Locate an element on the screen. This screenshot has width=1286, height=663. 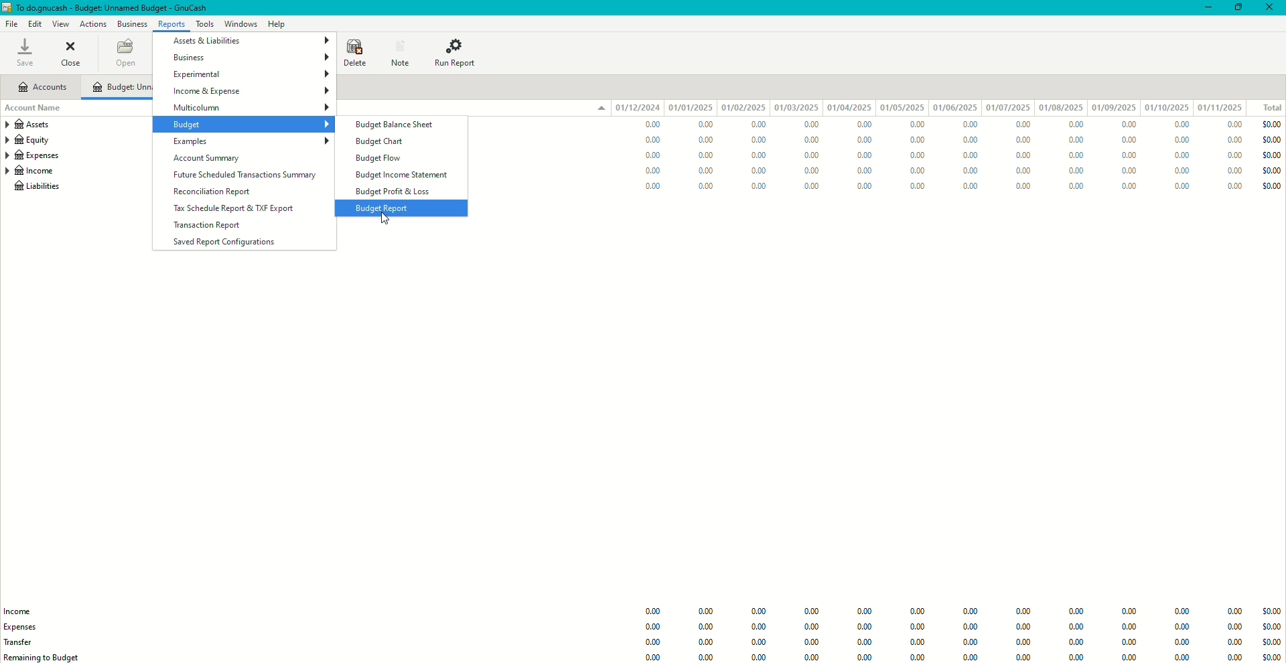
0.00 is located at coordinates (1133, 186).